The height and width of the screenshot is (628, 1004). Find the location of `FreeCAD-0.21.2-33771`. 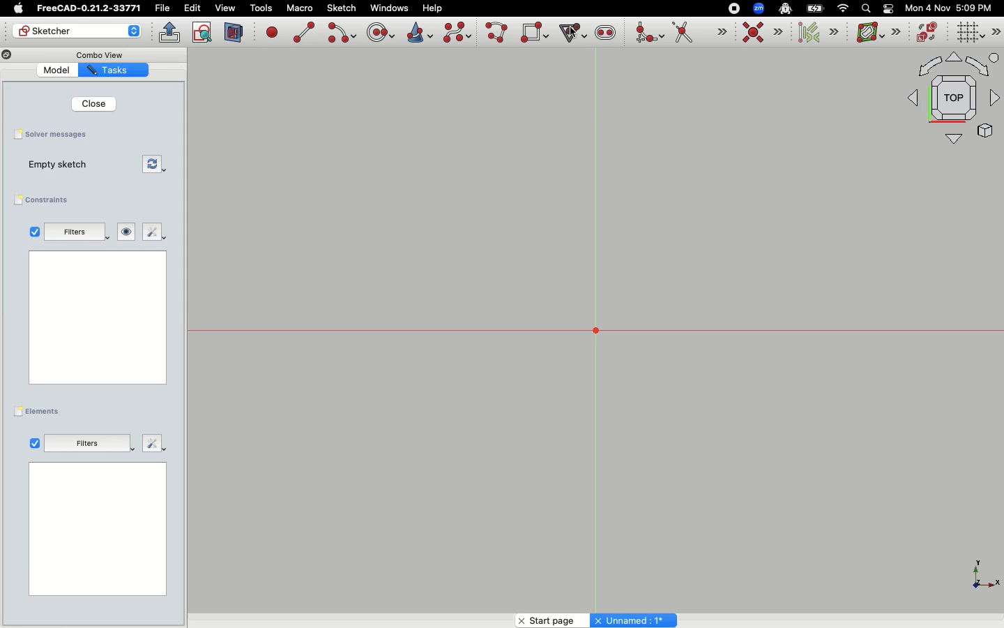

FreeCAD-0.21.2-33771 is located at coordinates (89, 8).